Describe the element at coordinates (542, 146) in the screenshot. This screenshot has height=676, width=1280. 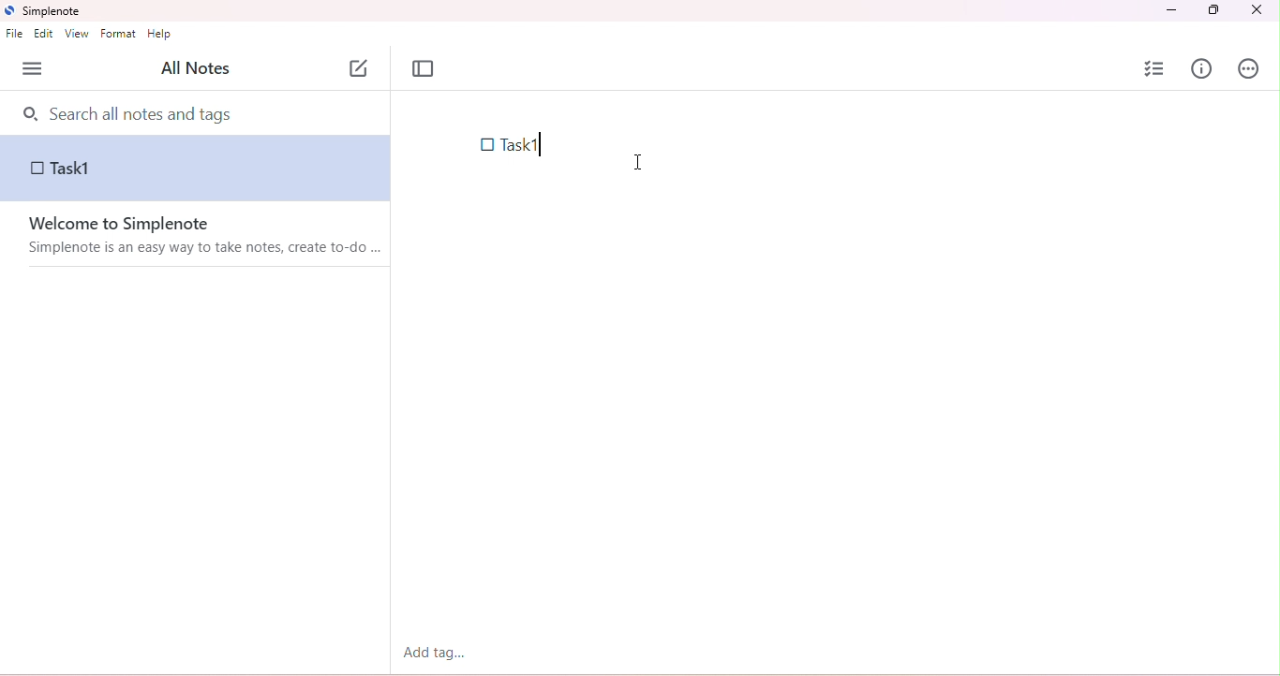
I see `typing cursor on task` at that location.